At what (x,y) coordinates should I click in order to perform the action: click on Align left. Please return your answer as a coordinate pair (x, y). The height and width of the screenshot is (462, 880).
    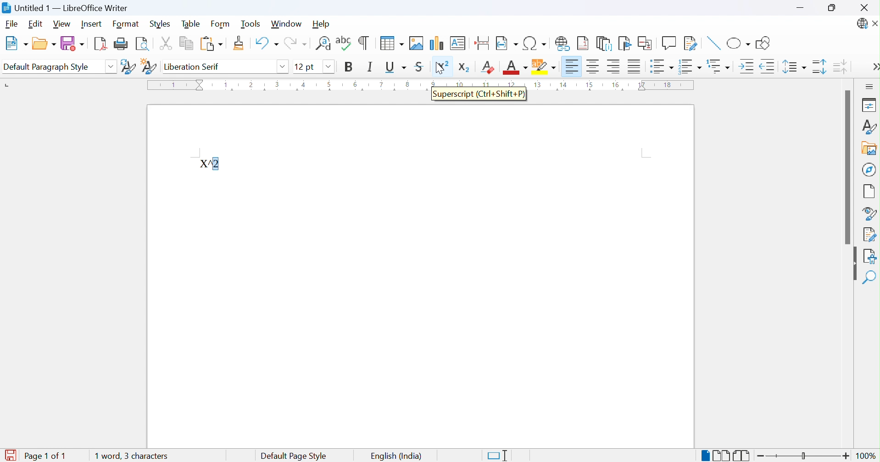
    Looking at the image, I should click on (572, 67).